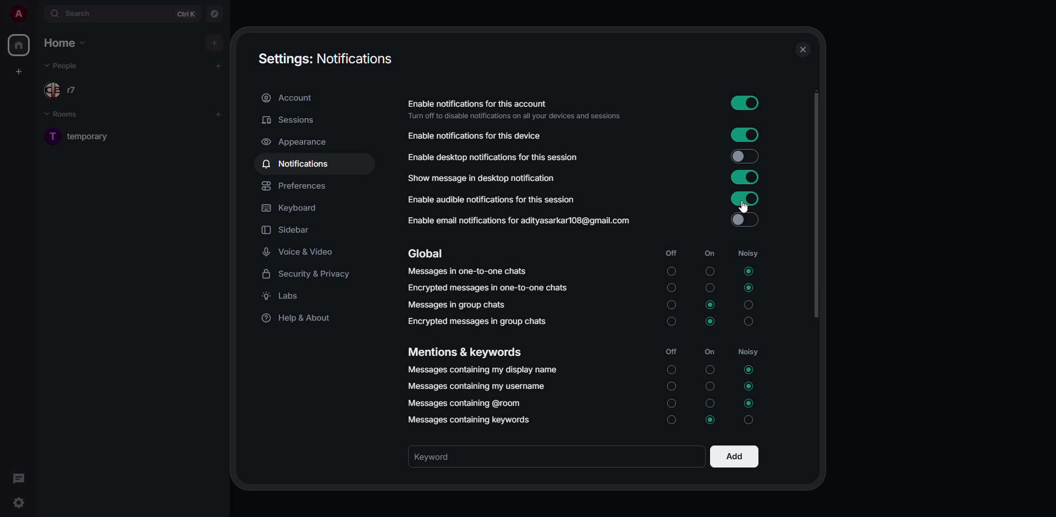 Image resolution: width=1056 pixels, height=517 pixels. Describe the element at coordinates (672, 305) in the screenshot. I see `Off Unselected` at that location.